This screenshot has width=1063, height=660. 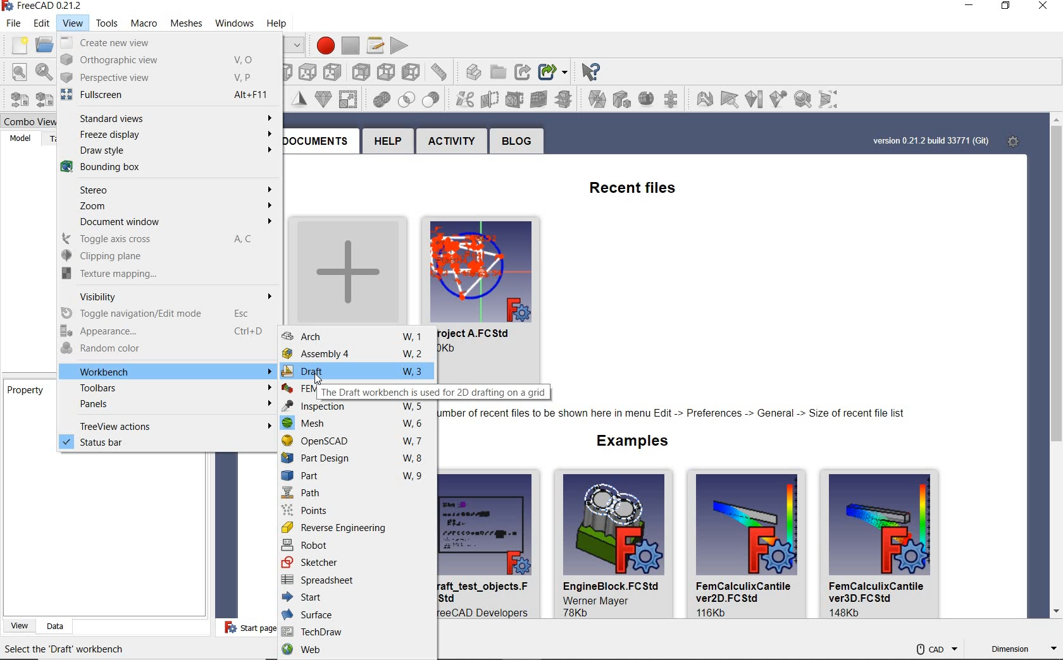 I want to click on option, so click(x=703, y=99).